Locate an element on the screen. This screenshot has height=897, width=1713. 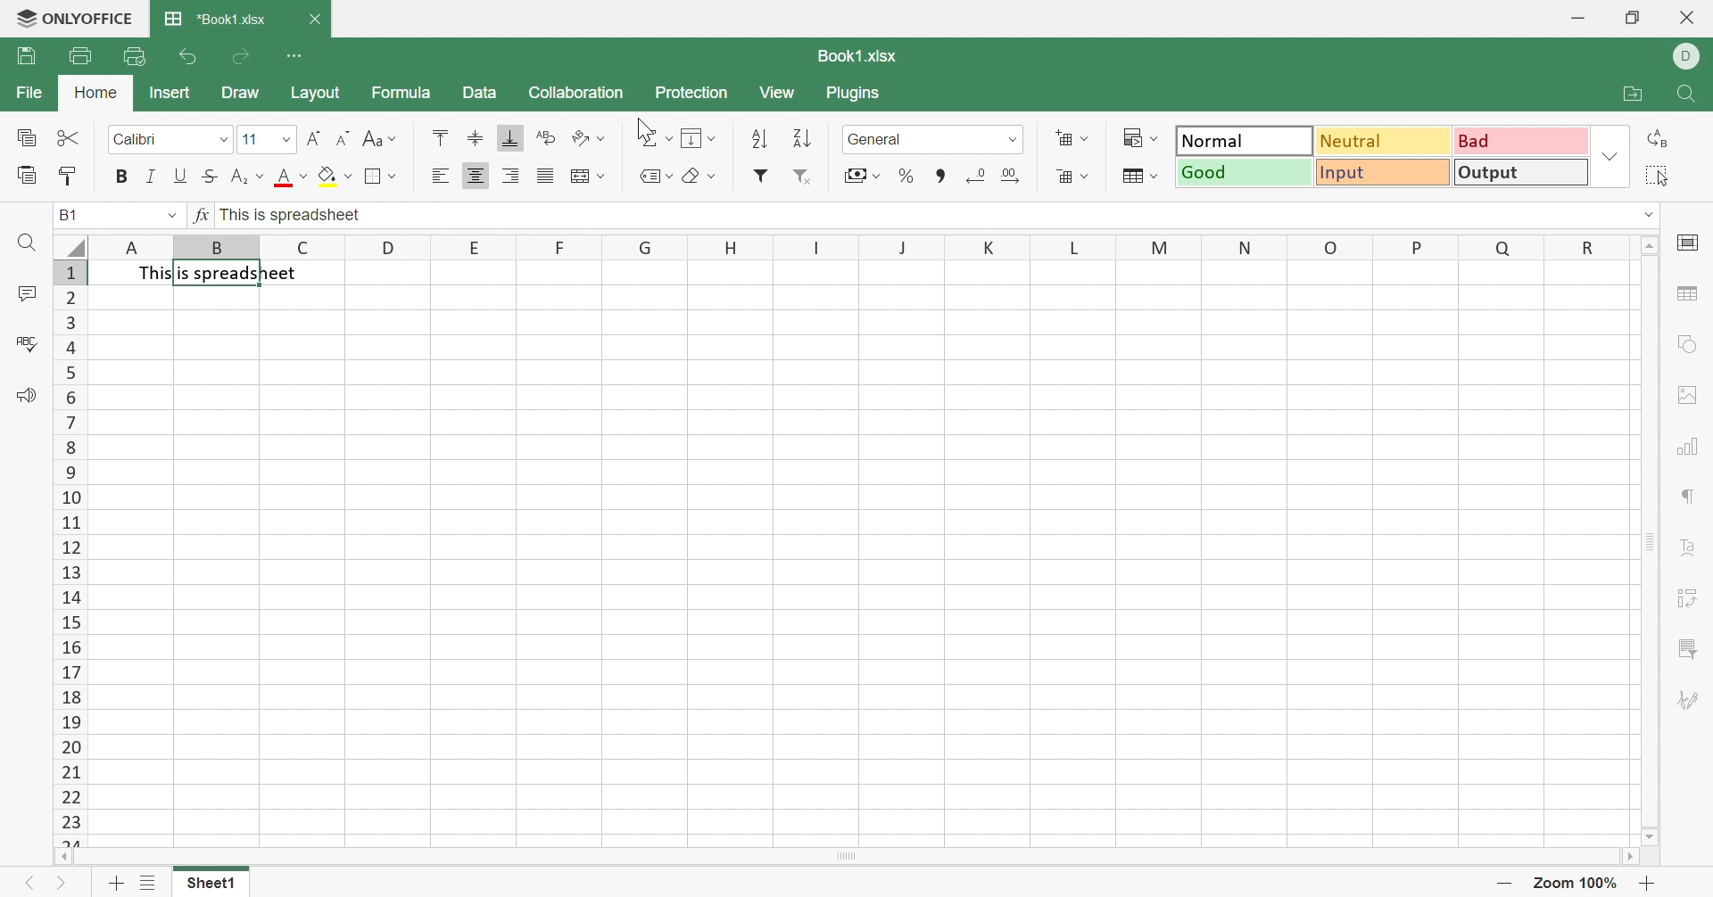
Customize Quick Access Toolbar is located at coordinates (297, 53).